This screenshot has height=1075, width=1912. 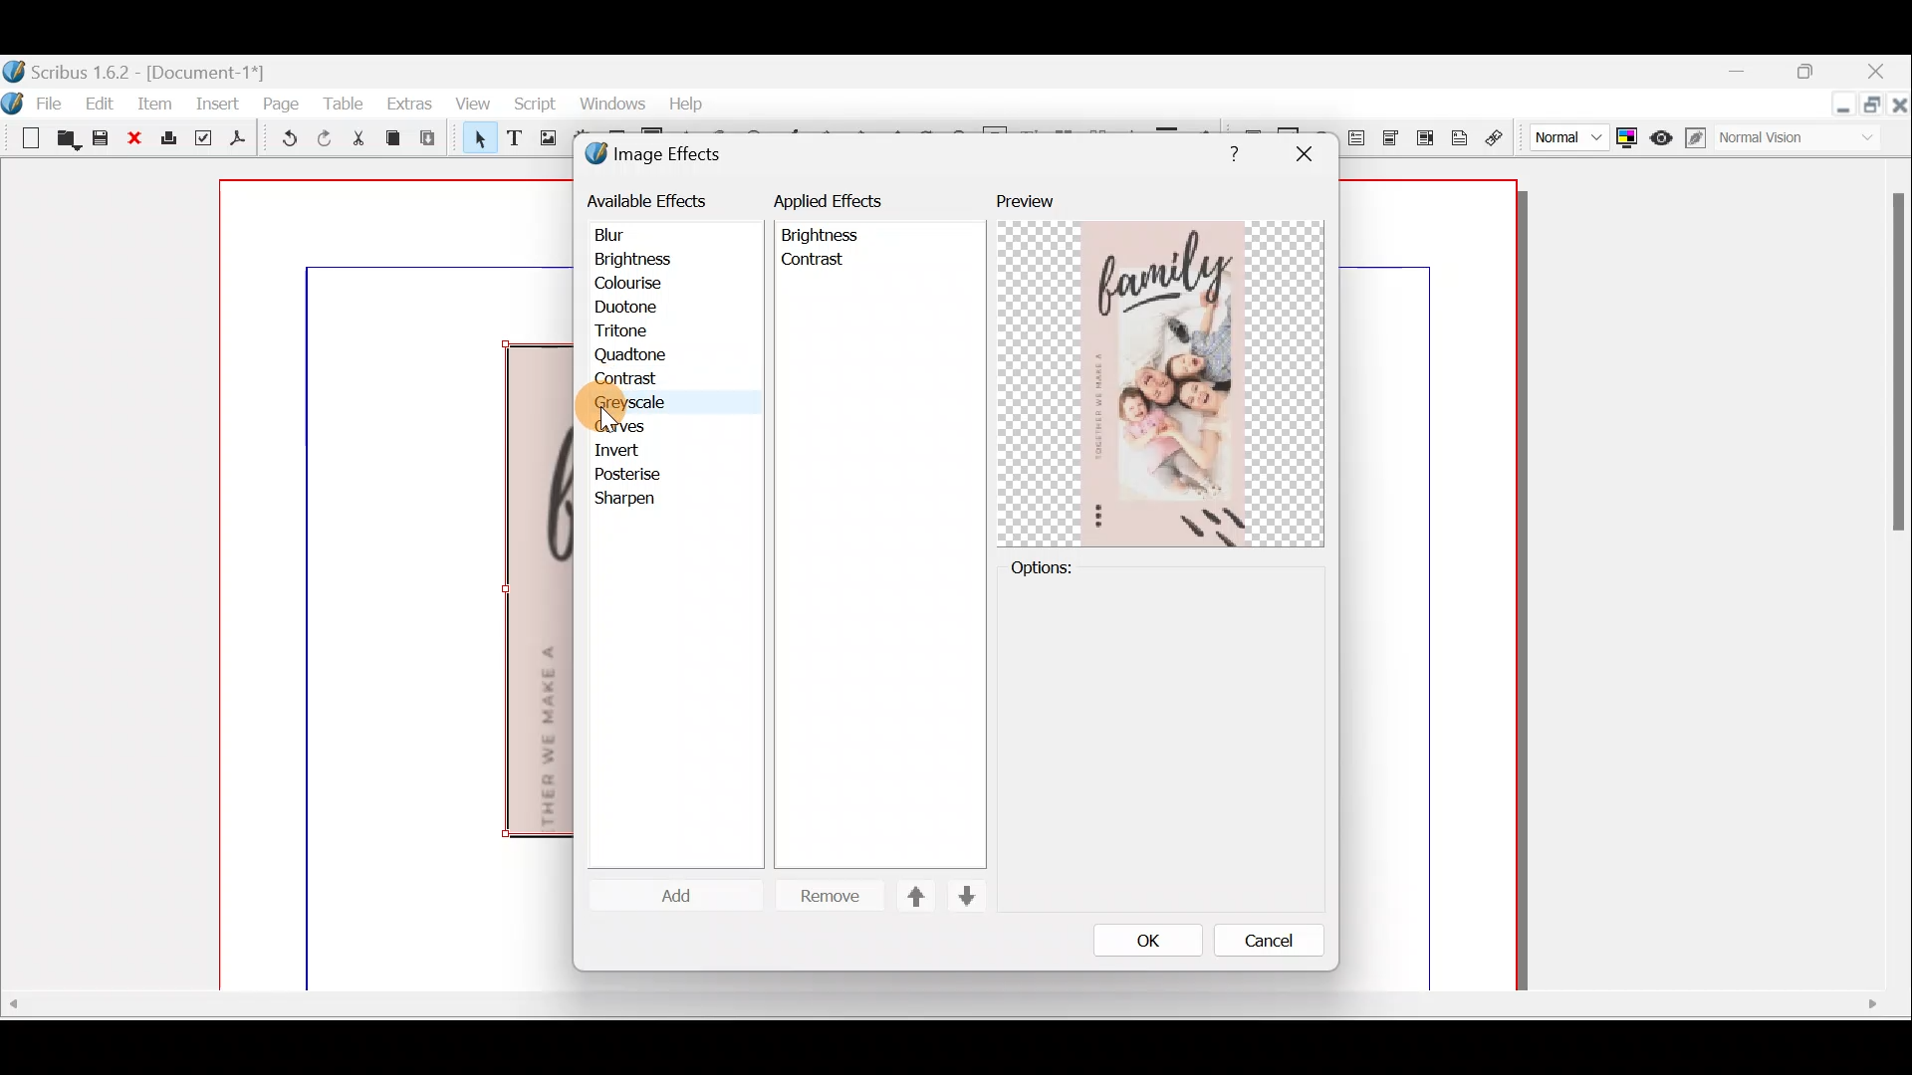 I want to click on PDF list box, so click(x=1423, y=142).